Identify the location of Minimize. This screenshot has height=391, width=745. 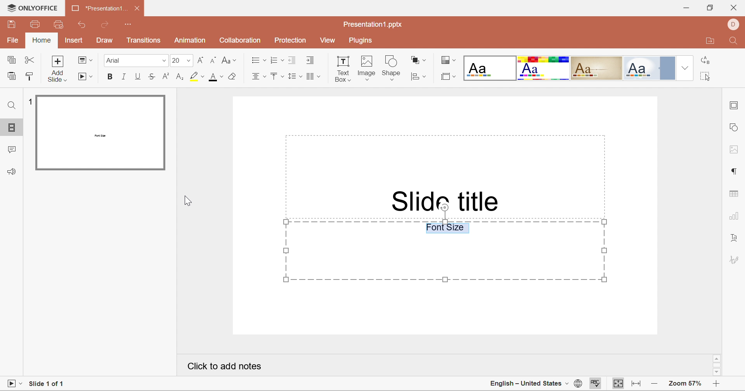
(686, 7).